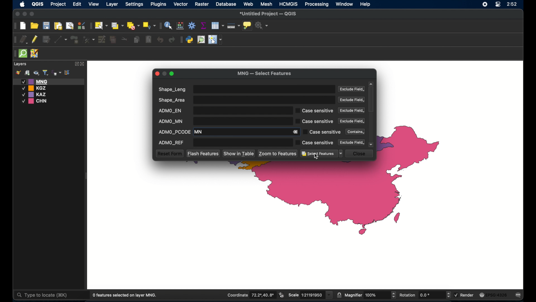 The width and height of the screenshot is (536, 302). Describe the element at coordinates (125, 40) in the screenshot. I see `split features` at that location.